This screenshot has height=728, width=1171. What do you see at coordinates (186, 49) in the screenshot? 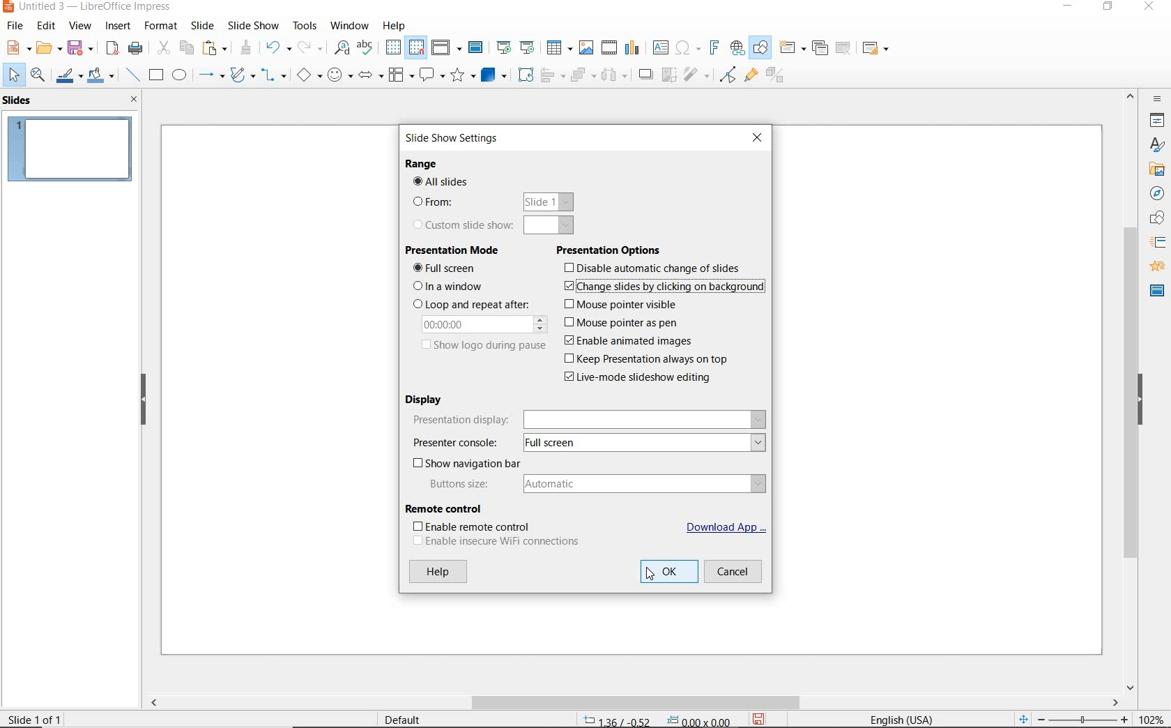
I see `COPY` at bounding box center [186, 49].